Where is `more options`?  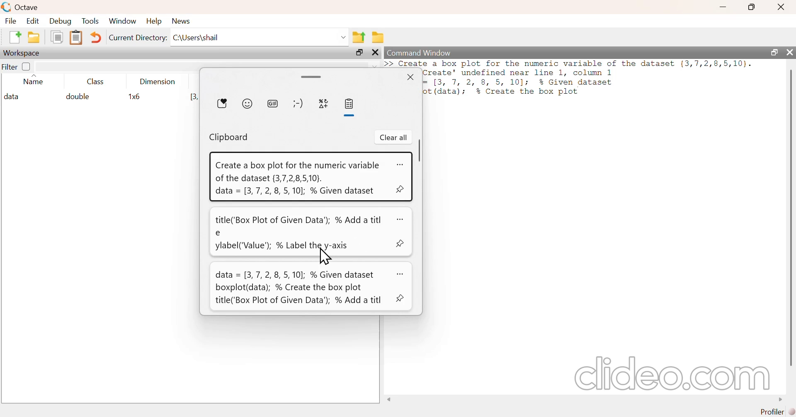 more options is located at coordinates (402, 272).